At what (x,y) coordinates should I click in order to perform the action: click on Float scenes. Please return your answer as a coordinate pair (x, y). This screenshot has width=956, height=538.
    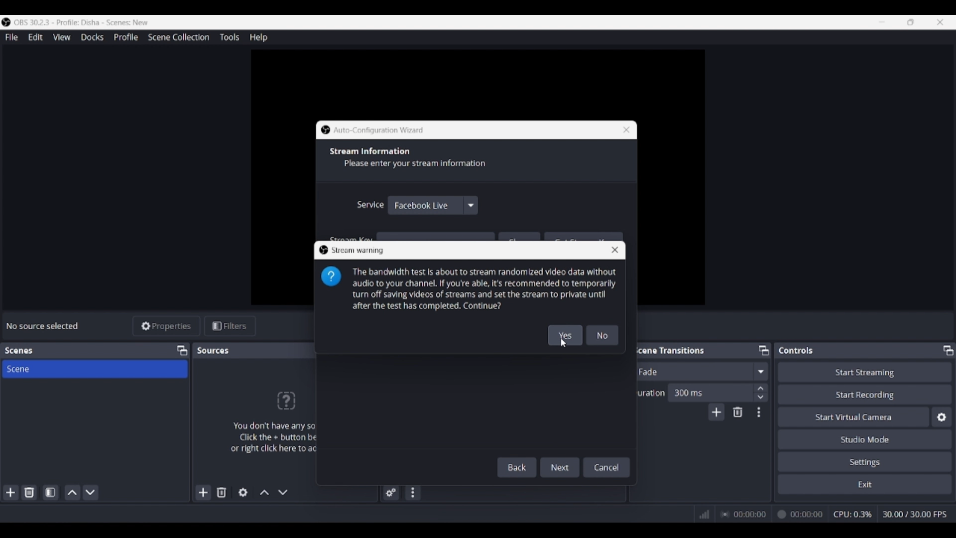
    Looking at the image, I should click on (182, 351).